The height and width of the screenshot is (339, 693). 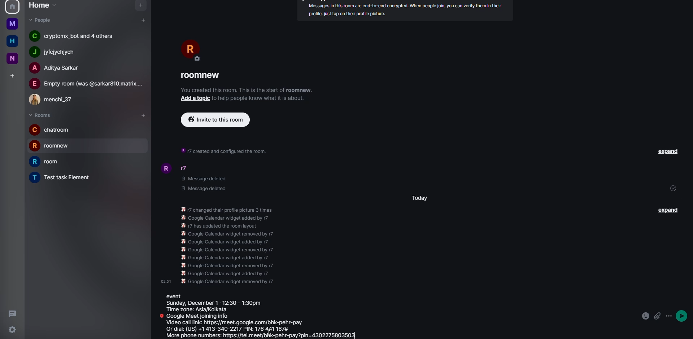 I want to click on add, so click(x=196, y=98).